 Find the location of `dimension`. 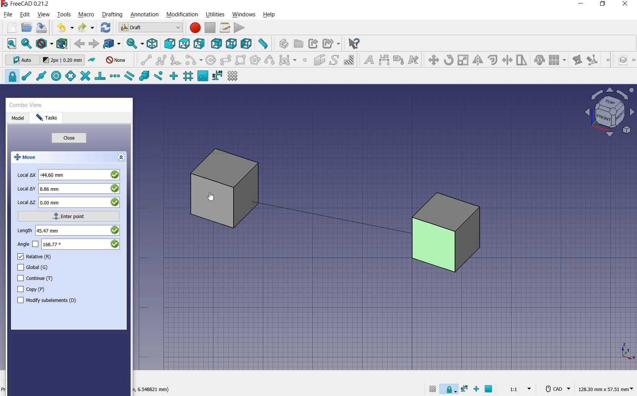

dimension is located at coordinates (606, 388).